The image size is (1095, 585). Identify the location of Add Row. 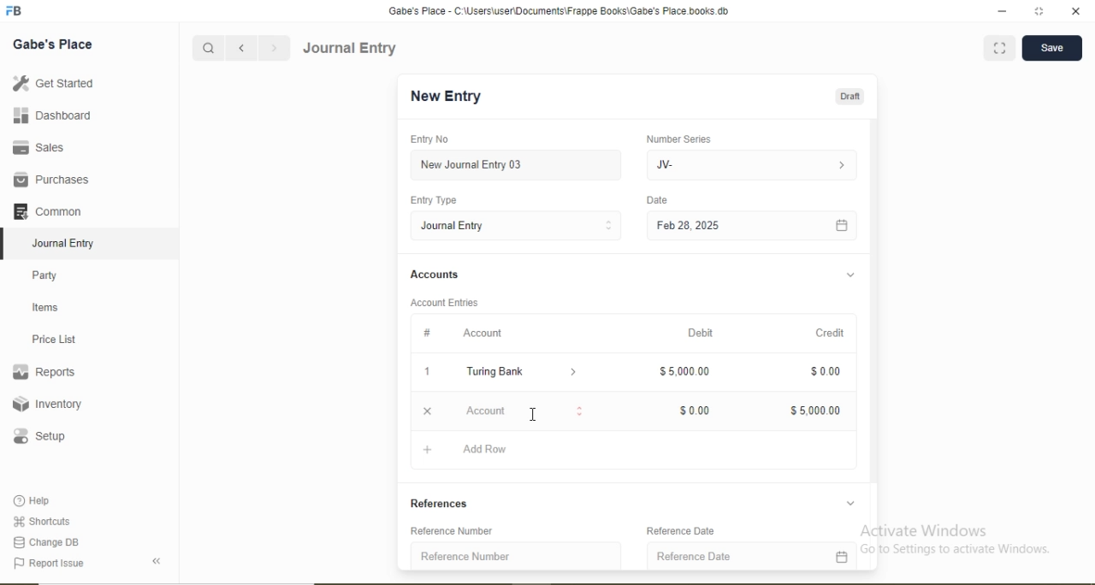
(485, 449).